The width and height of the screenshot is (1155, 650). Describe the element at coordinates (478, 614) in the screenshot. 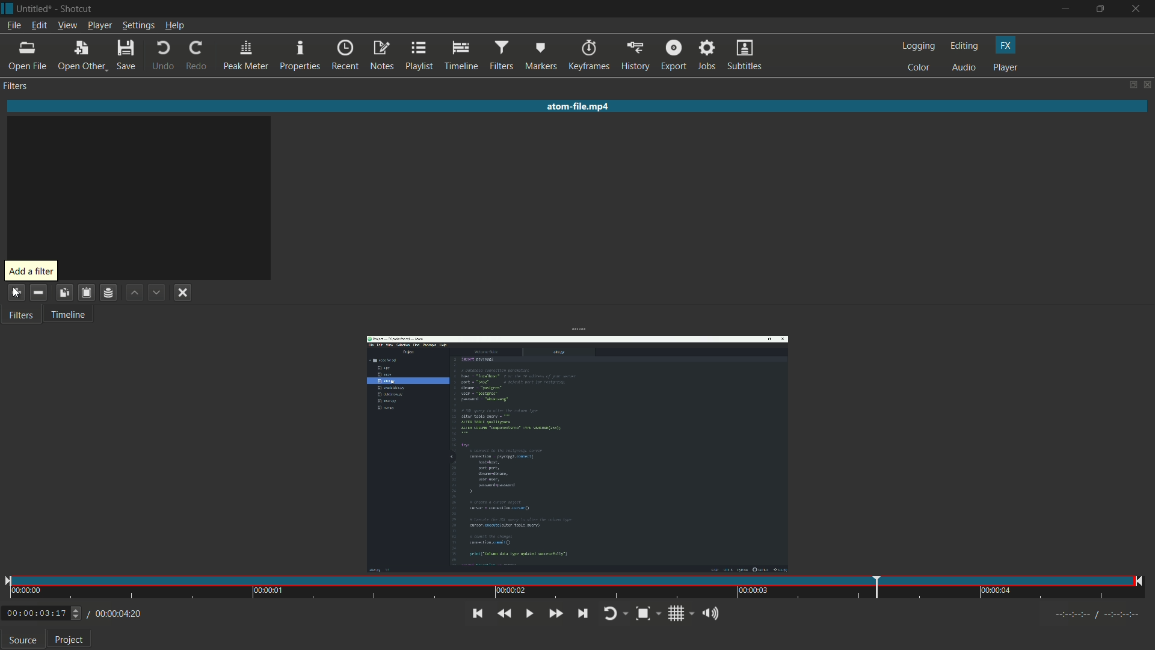

I see `skip to the previous point` at that location.